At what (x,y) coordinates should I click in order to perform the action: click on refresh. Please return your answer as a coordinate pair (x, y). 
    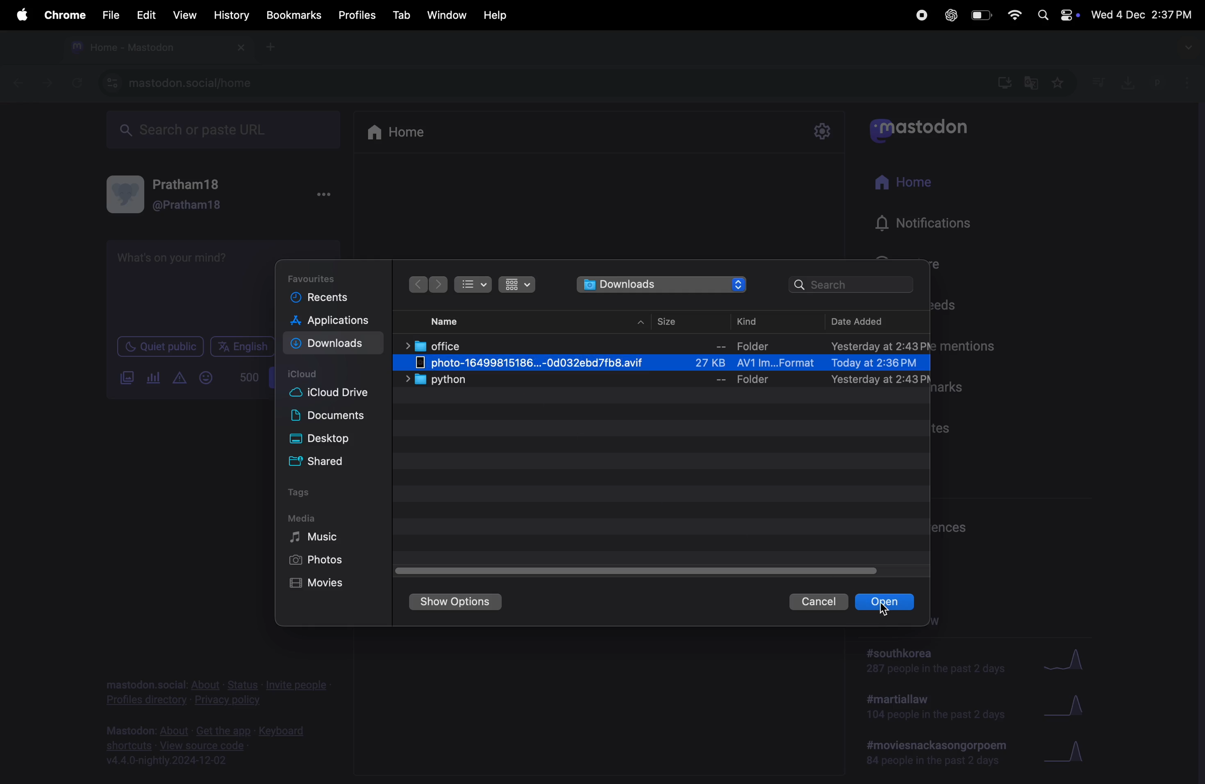
    Looking at the image, I should click on (75, 83).